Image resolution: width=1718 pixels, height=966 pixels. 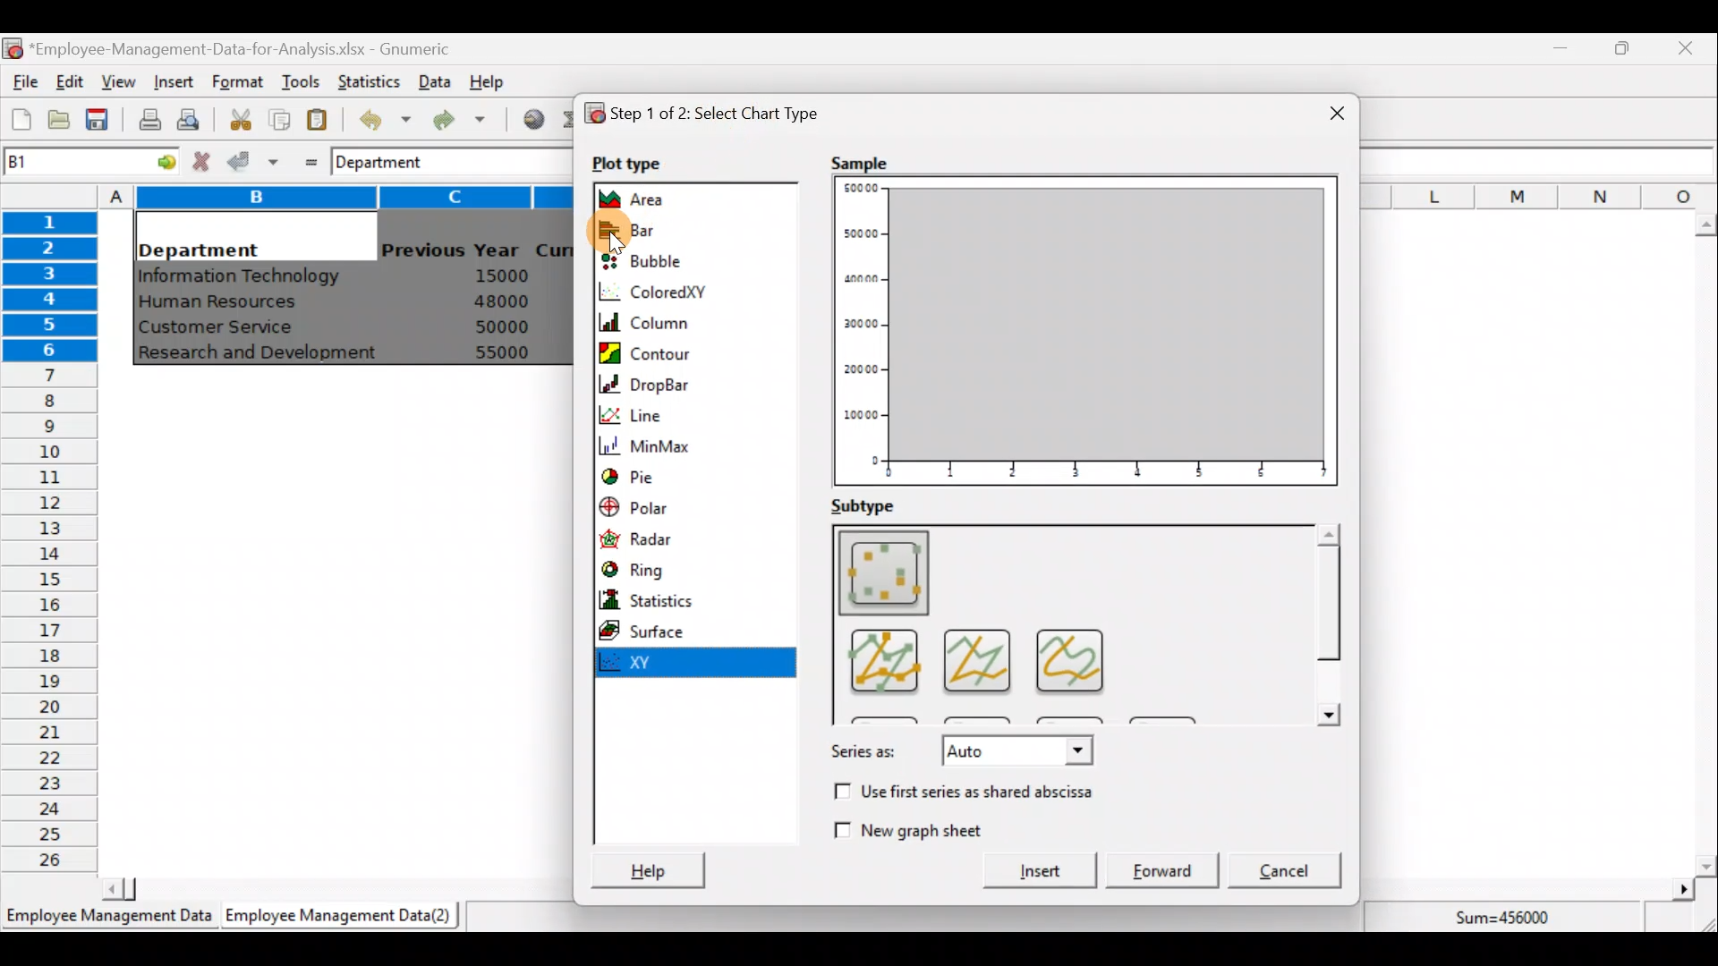 What do you see at coordinates (21, 119) in the screenshot?
I see `Create a new workbook` at bounding box center [21, 119].